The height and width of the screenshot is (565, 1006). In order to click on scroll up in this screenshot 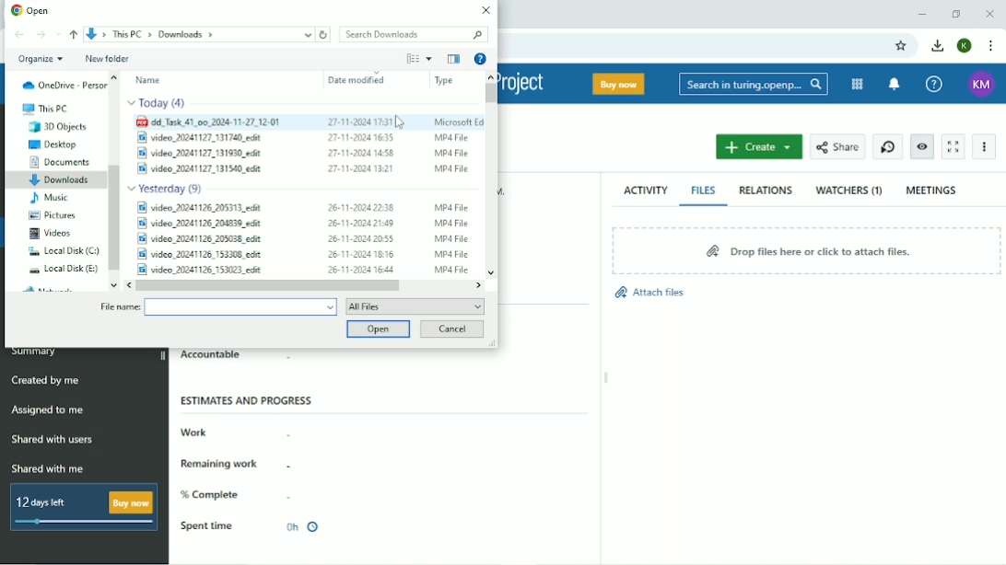, I will do `click(491, 75)`.